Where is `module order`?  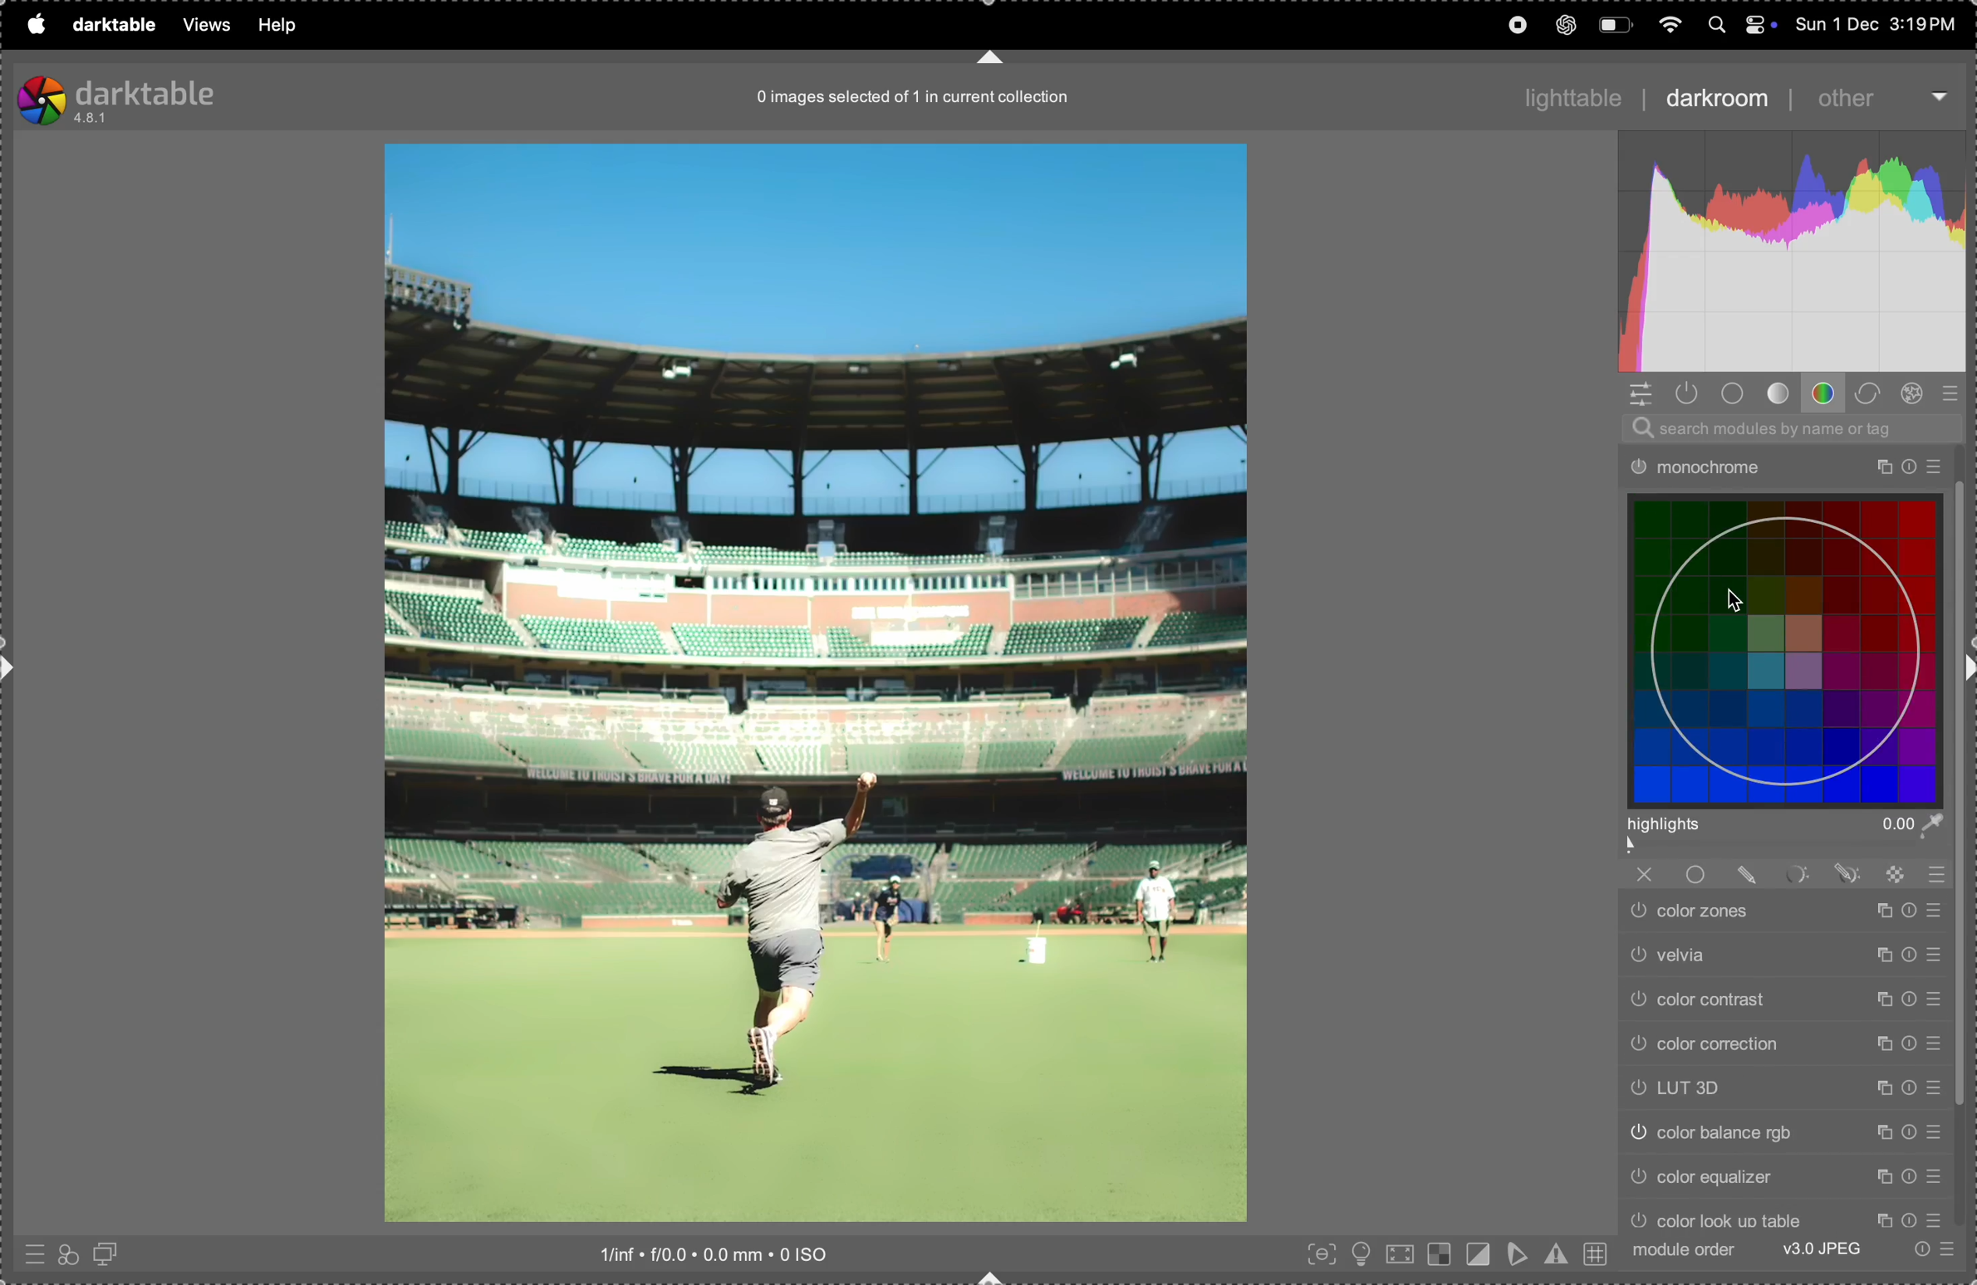 module order is located at coordinates (1683, 1249).